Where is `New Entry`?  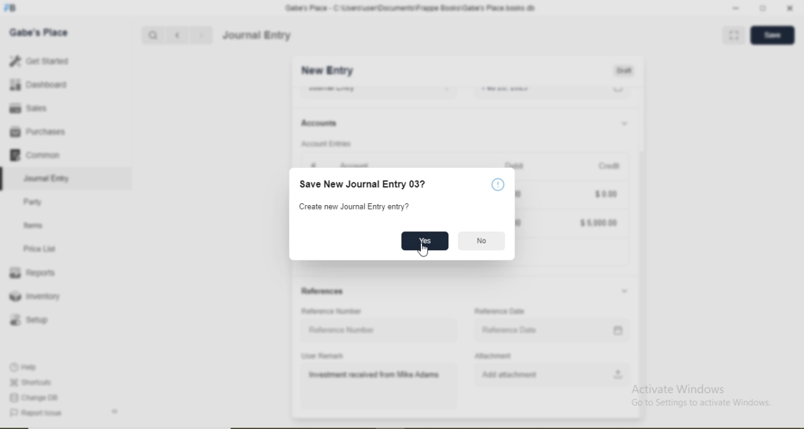
New Entry is located at coordinates (327, 71).